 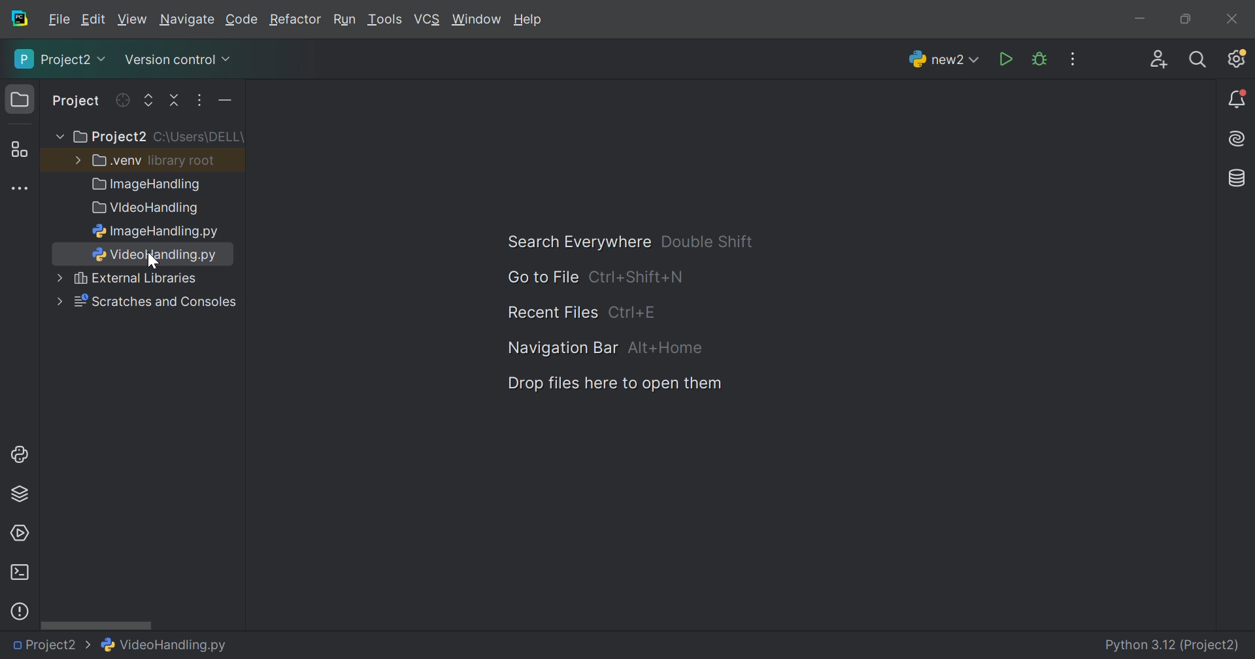 I want to click on Python packages, so click(x=20, y=493).